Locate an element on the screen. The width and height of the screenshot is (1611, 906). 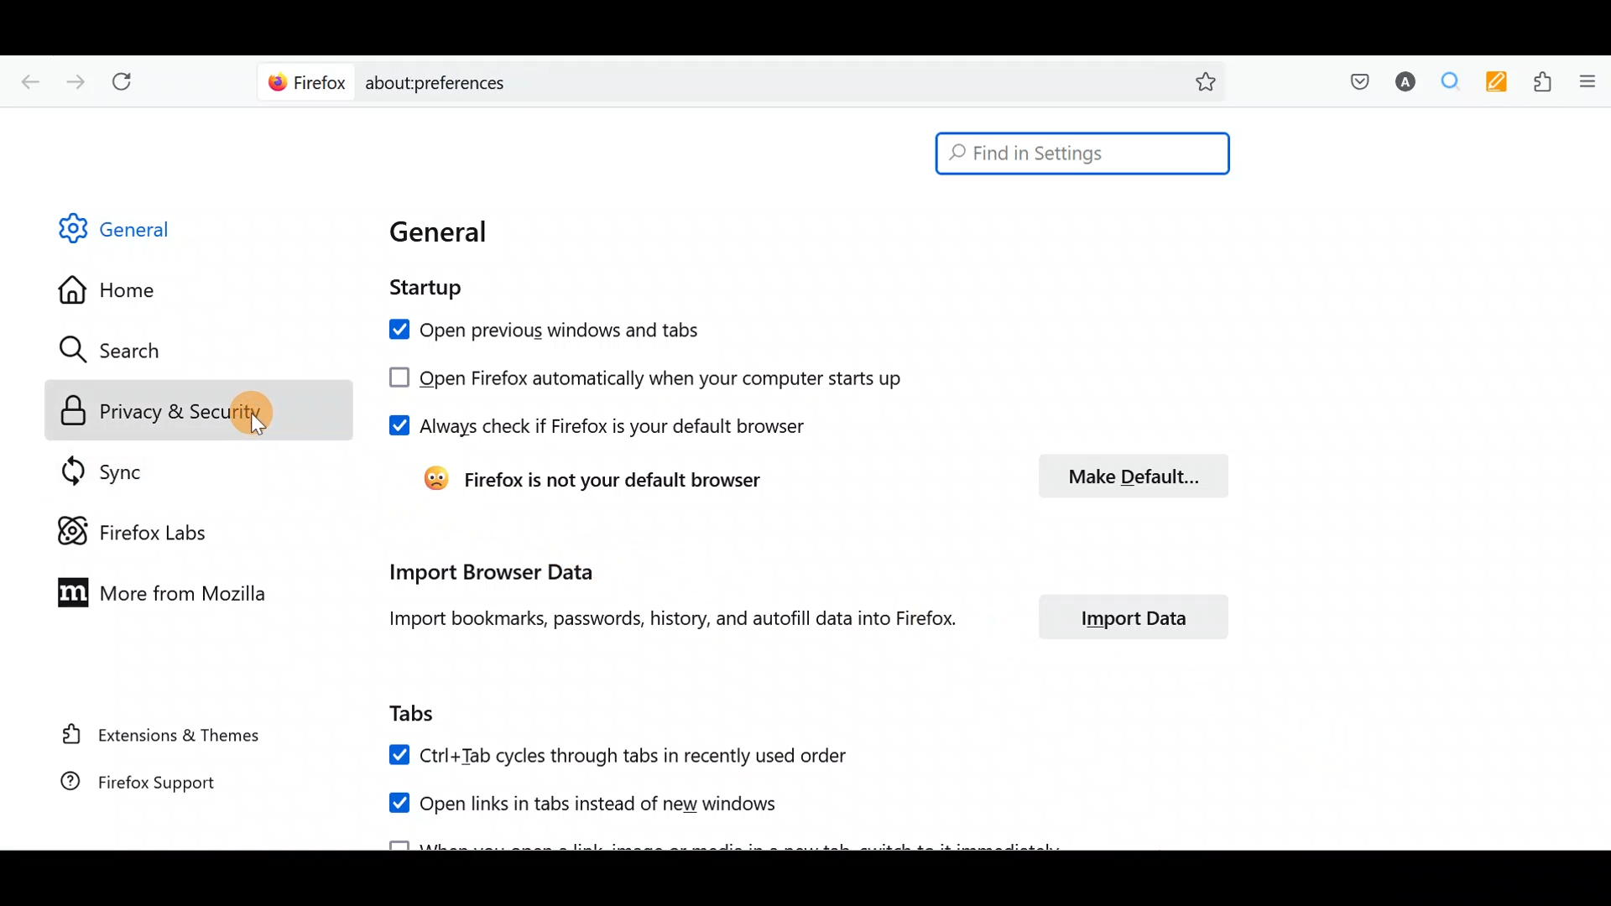
Import bookmarks, passwords, history, and autofill data into Firefox is located at coordinates (679, 621).